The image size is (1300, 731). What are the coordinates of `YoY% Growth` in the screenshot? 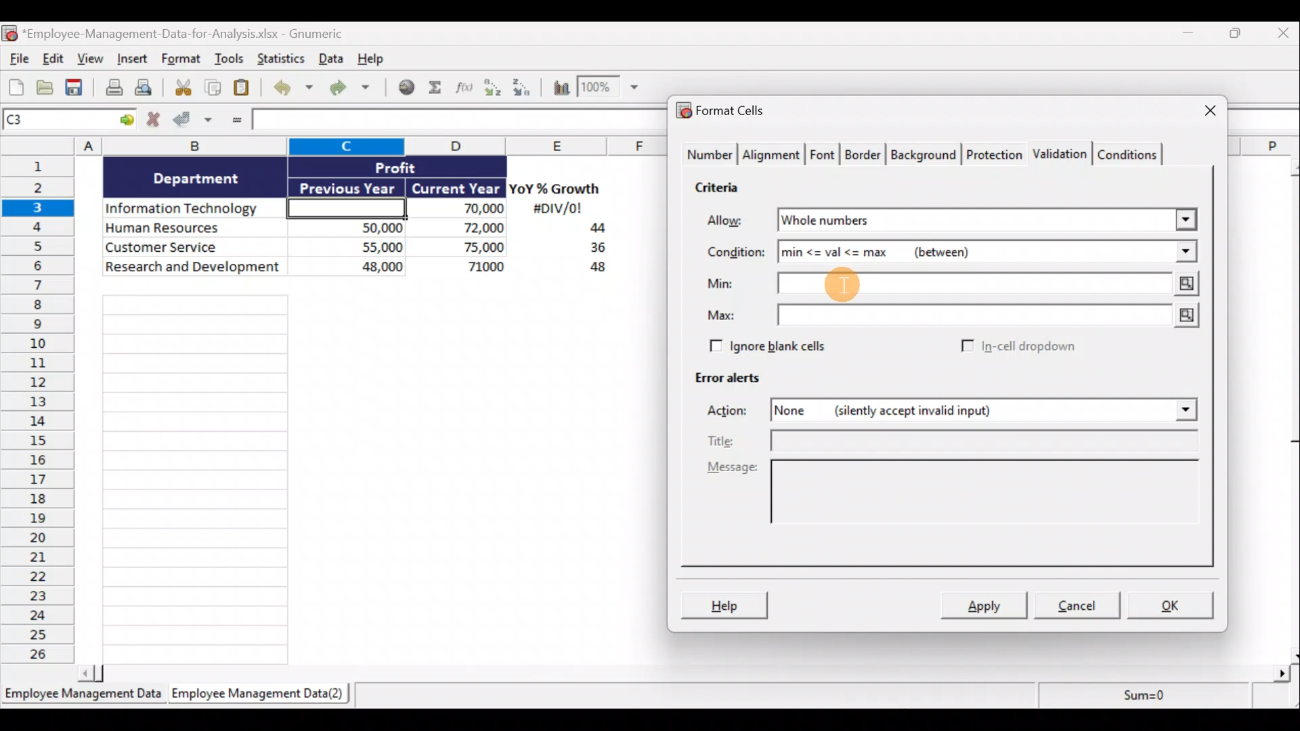 It's located at (555, 190).